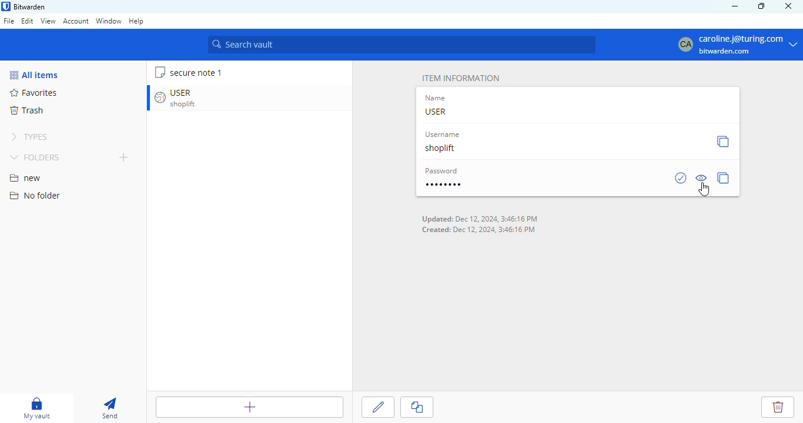 Image resolution: width=803 pixels, height=423 pixels. Describe the element at coordinates (788, 6) in the screenshot. I see `close` at that location.